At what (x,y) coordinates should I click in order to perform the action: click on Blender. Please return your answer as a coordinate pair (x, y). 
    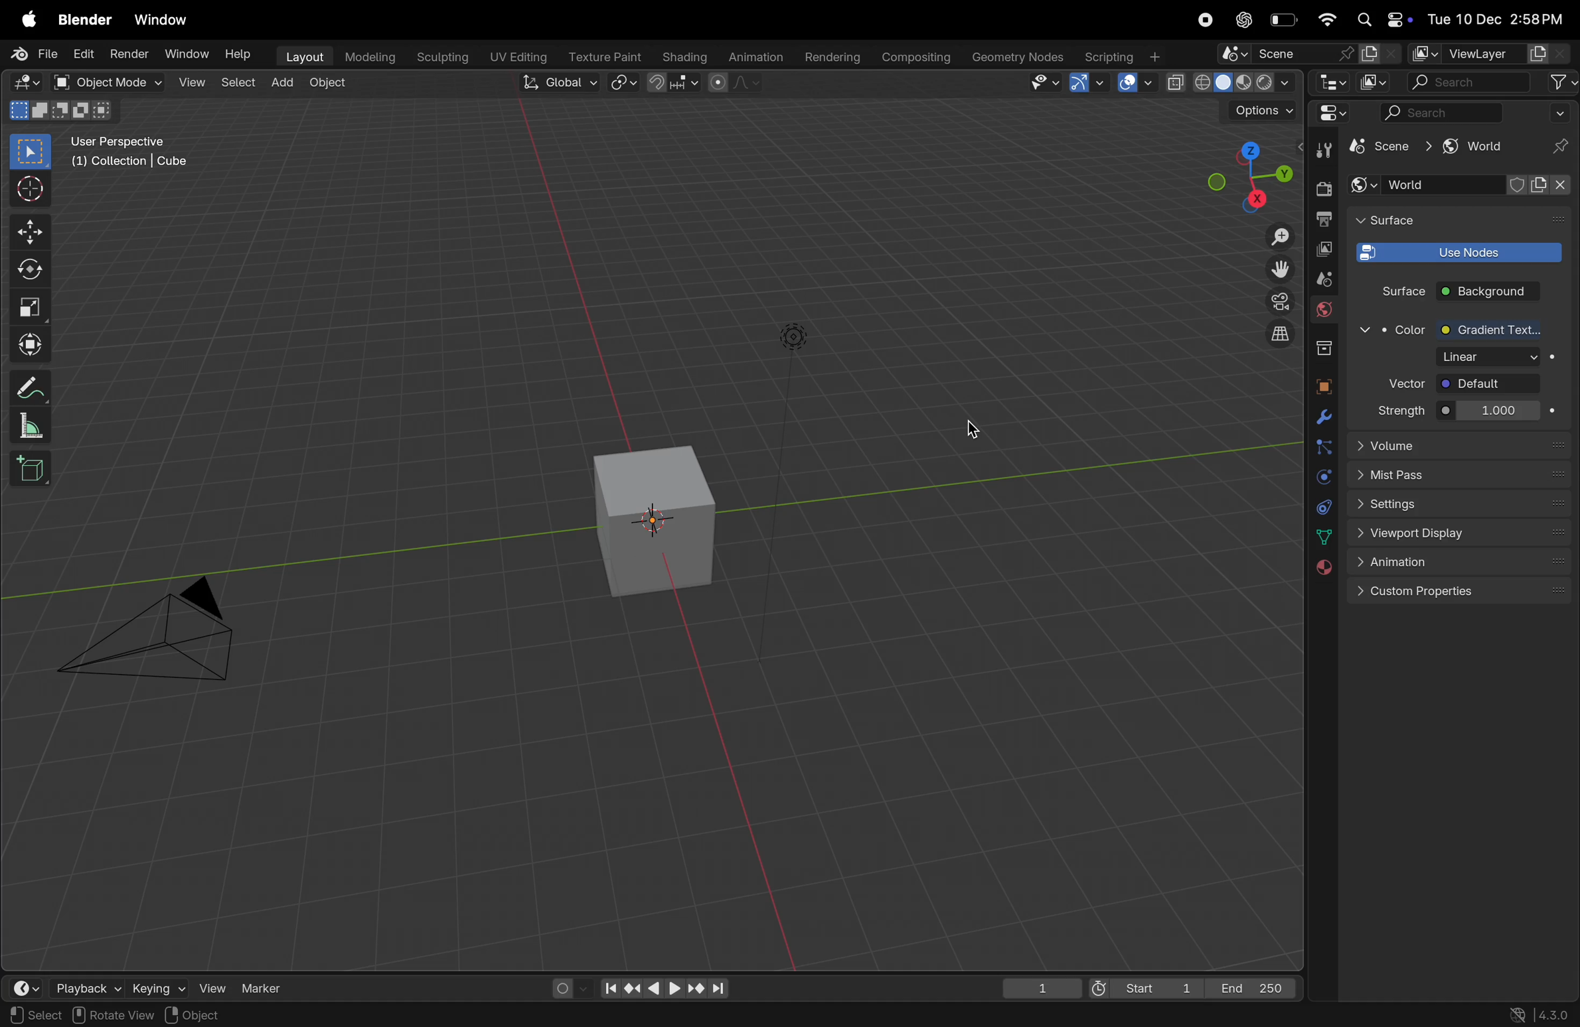
    Looking at the image, I should click on (85, 21).